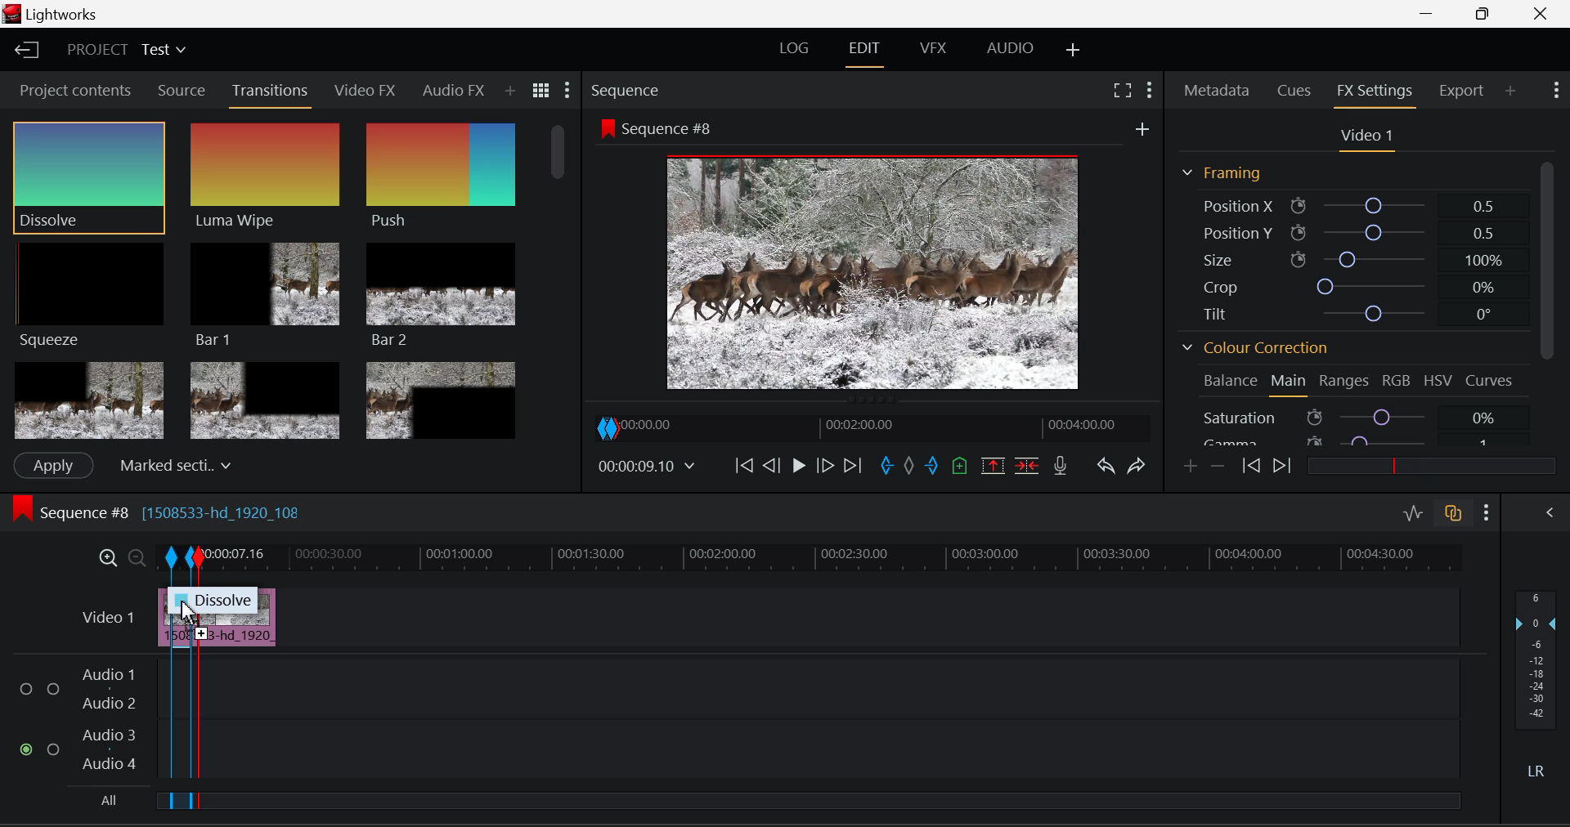 The image size is (1570, 827). What do you see at coordinates (1378, 92) in the screenshot?
I see `FX Settings Open` at bounding box center [1378, 92].